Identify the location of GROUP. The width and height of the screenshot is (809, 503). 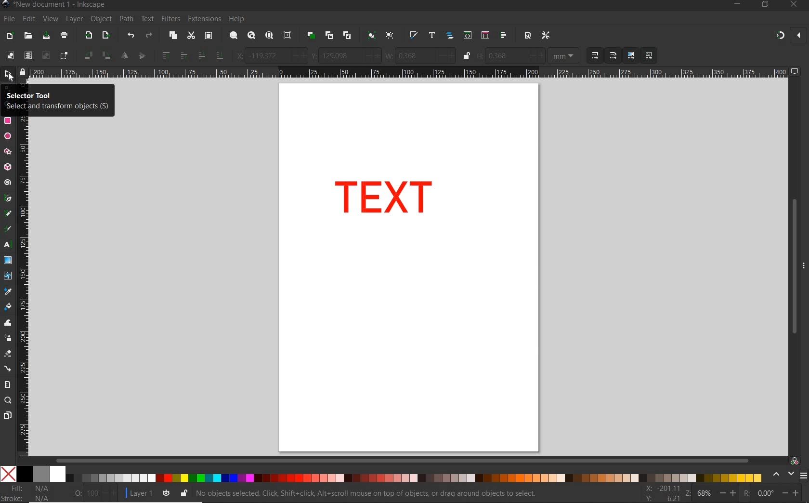
(370, 35).